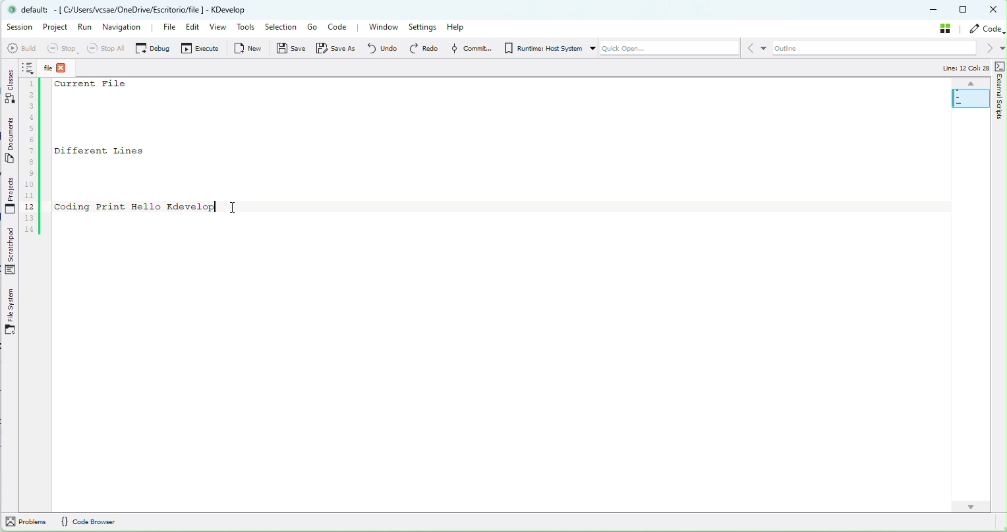 This screenshot has width=1007, height=532. What do you see at coordinates (103, 48) in the screenshot?
I see `Stop all` at bounding box center [103, 48].